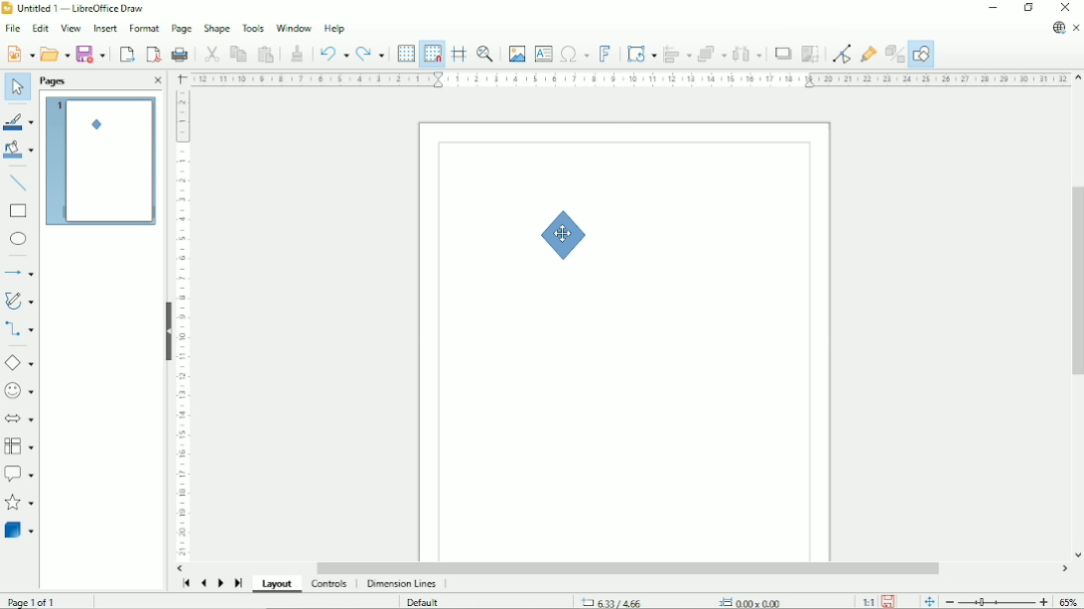 The width and height of the screenshot is (1084, 609). What do you see at coordinates (299, 53) in the screenshot?
I see `Clone formatting` at bounding box center [299, 53].